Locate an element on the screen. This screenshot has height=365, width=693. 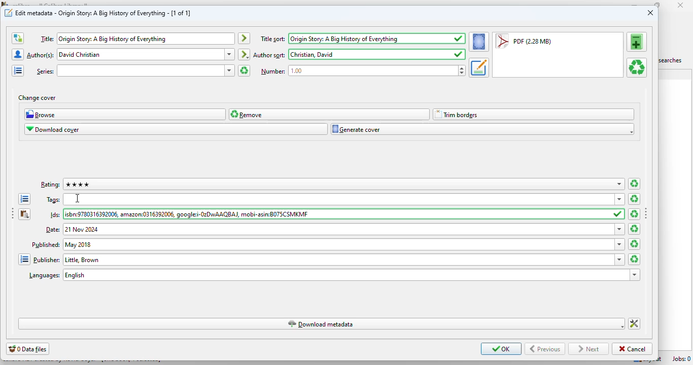
swap the author and title is located at coordinates (17, 39).